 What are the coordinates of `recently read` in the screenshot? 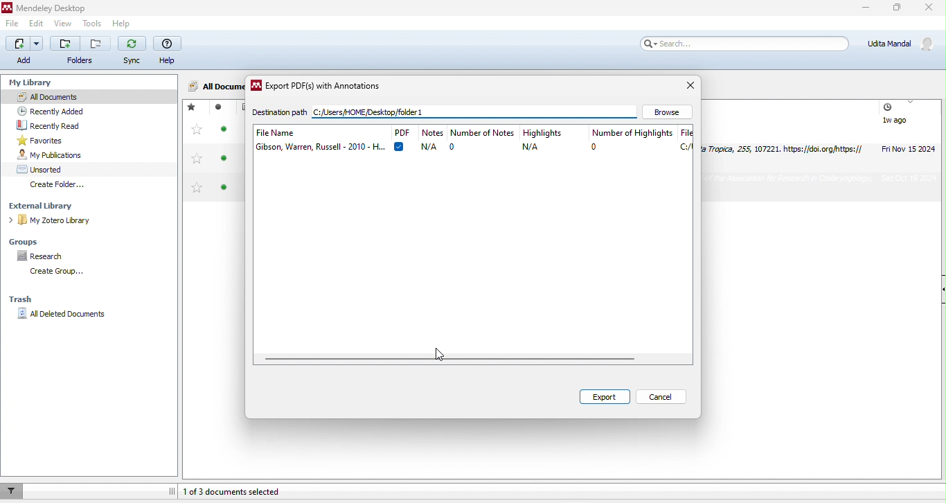 It's located at (61, 124).